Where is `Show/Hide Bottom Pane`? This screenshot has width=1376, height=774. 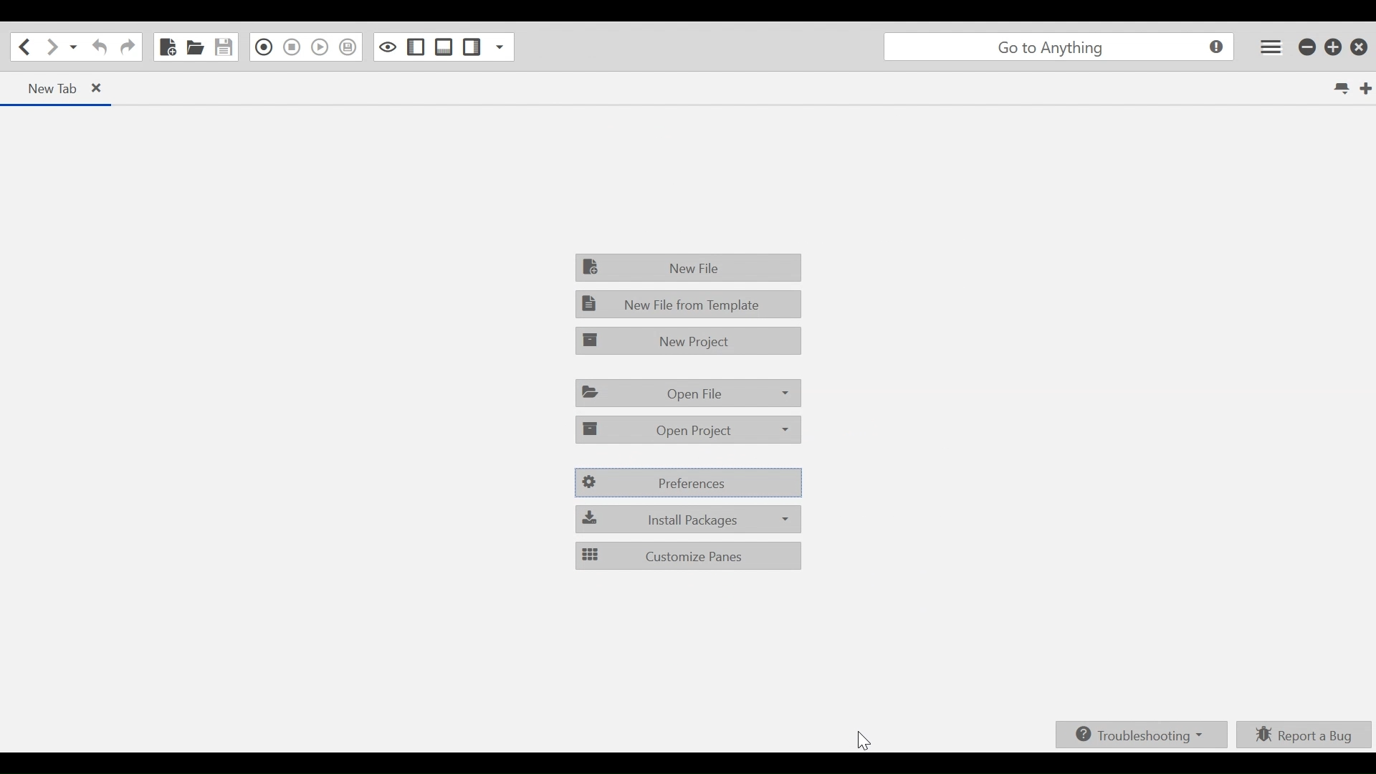
Show/Hide Bottom Pane is located at coordinates (442, 47).